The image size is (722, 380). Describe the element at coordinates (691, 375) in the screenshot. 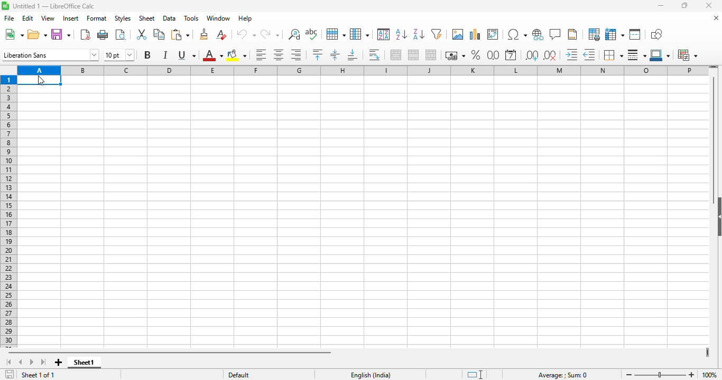

I see `zoom in` at that location.